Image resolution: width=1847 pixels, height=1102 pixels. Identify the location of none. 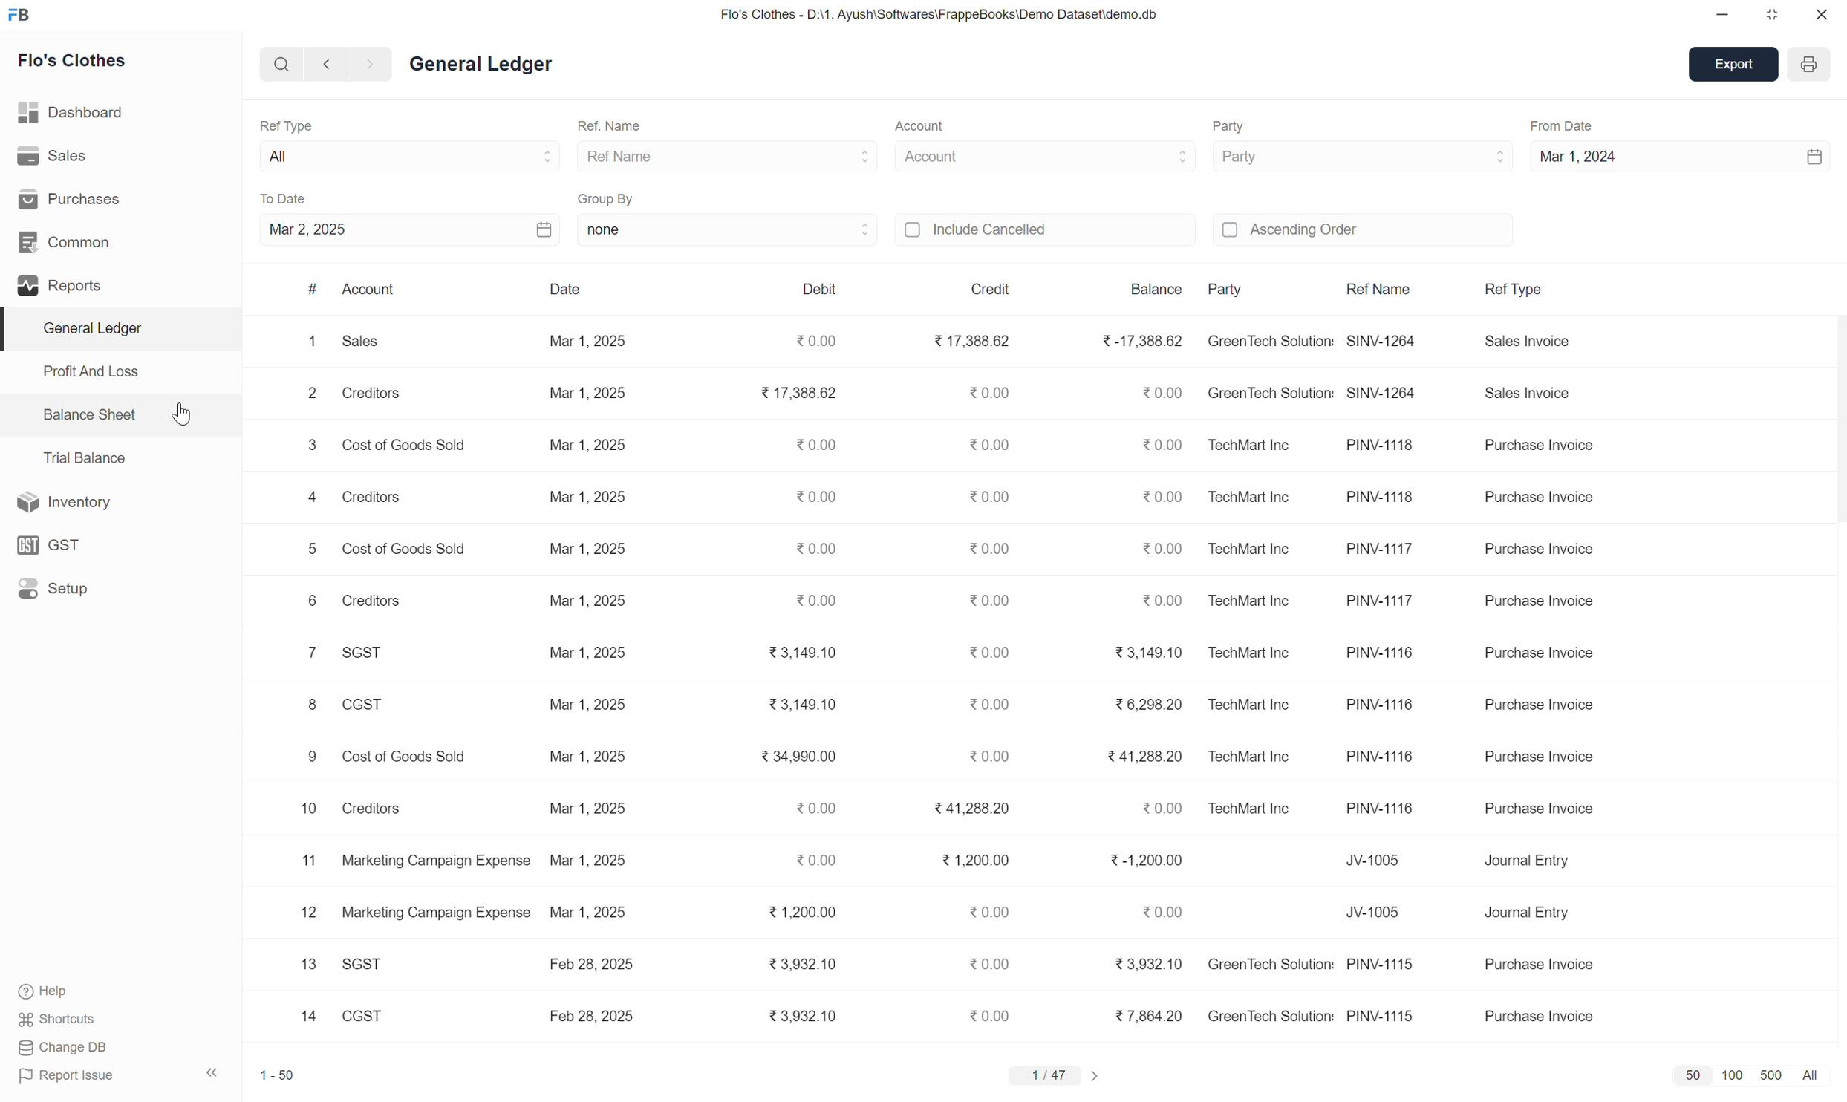
(730, 228).